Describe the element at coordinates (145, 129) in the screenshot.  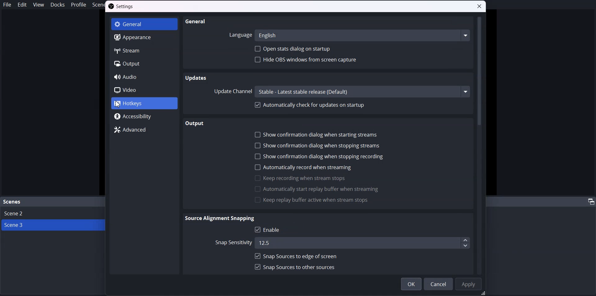
I see `Advanced` at that location.